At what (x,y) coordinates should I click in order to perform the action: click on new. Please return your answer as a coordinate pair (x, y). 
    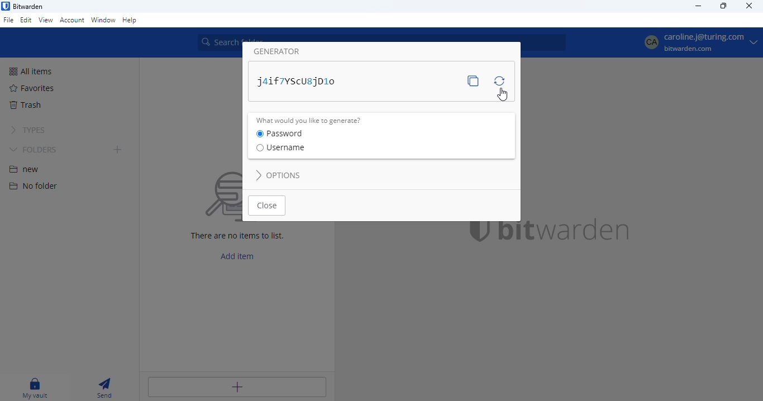
    Looking at the image, I should click on (25, 169).